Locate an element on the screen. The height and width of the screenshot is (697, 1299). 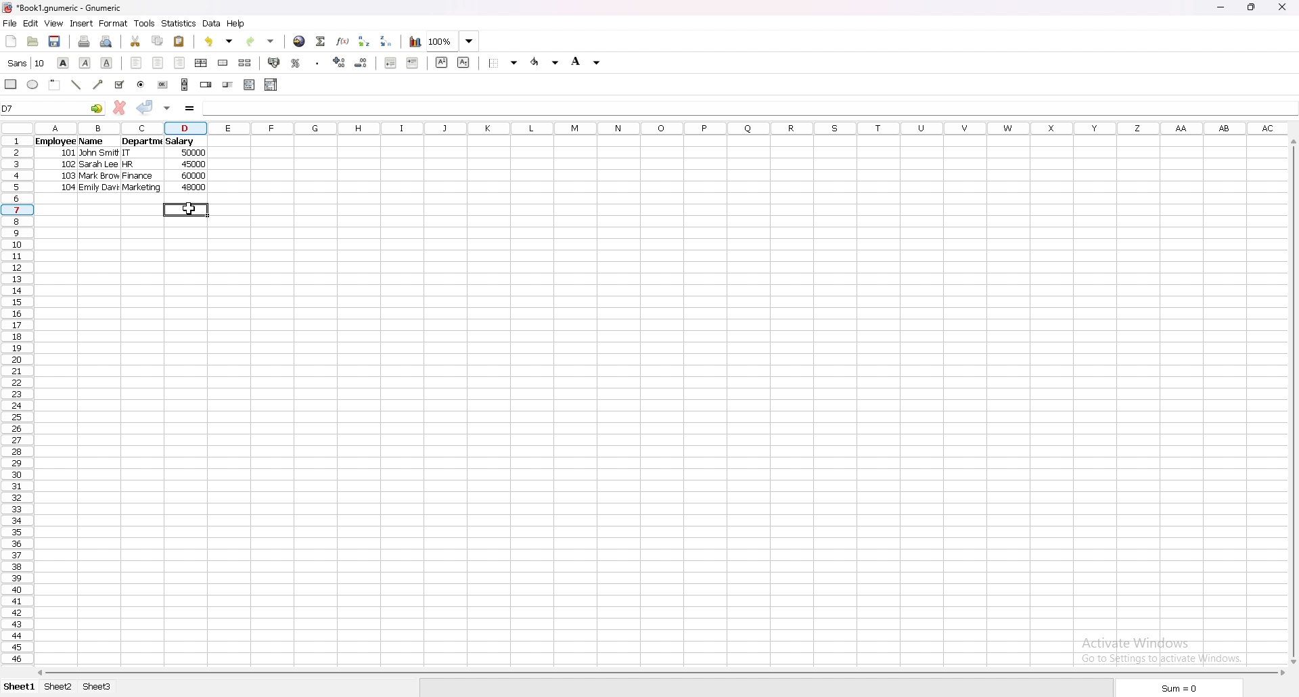
cell input is located at coordinates (748, 108).